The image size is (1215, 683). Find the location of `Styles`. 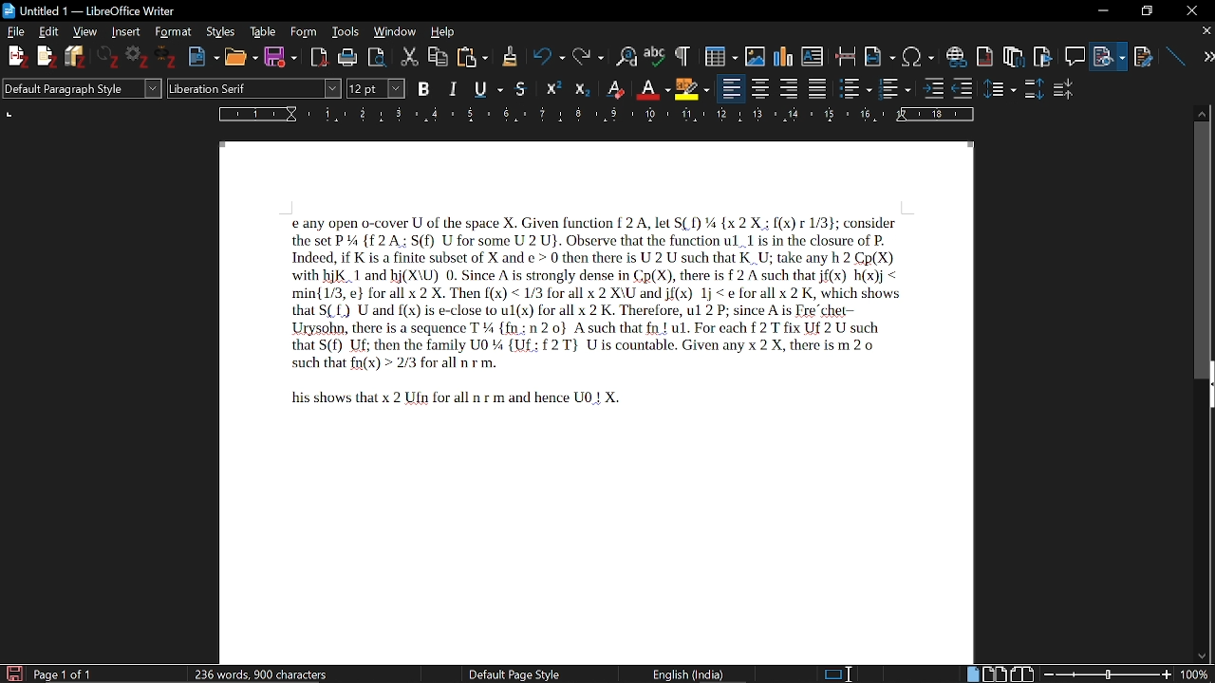

Styles is located at coordinates (219, 32).